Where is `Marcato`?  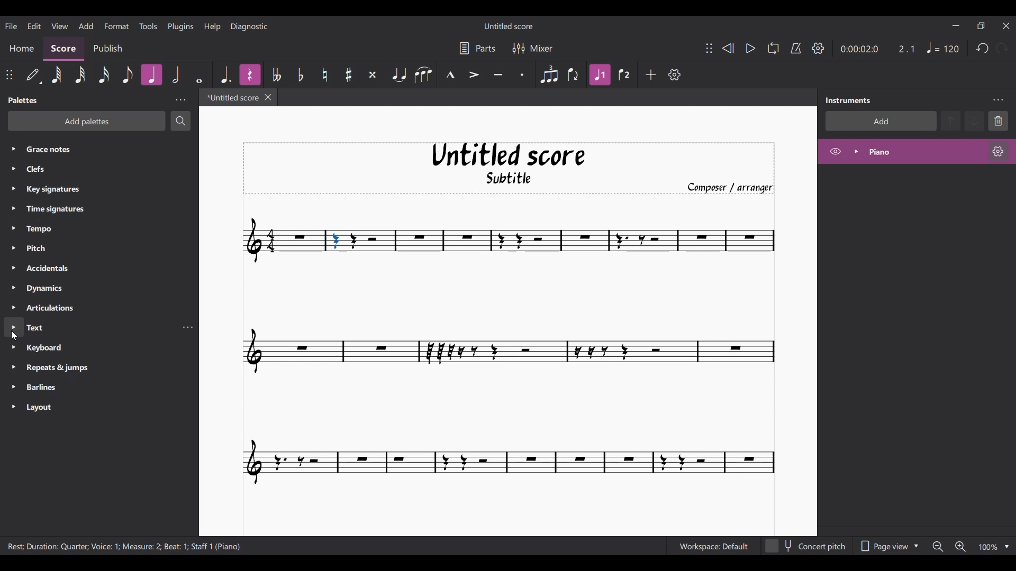 Marcato is located at coordinates (450, 74).